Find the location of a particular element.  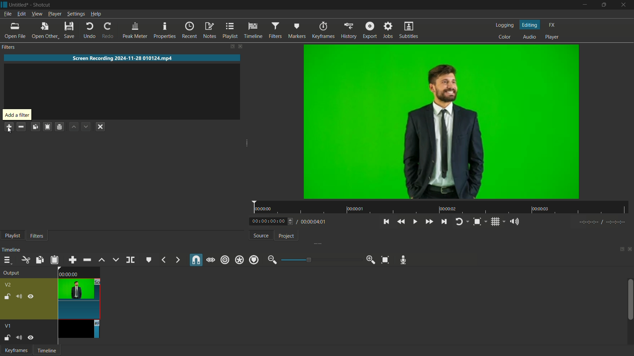

Close is located at coordinates (623, 4).